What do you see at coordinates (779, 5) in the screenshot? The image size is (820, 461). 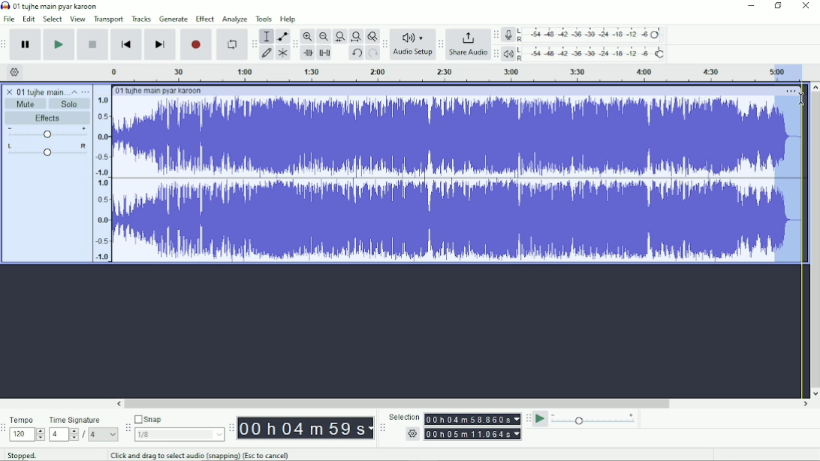 I see `Restore down` at bounding box center [779, 5].